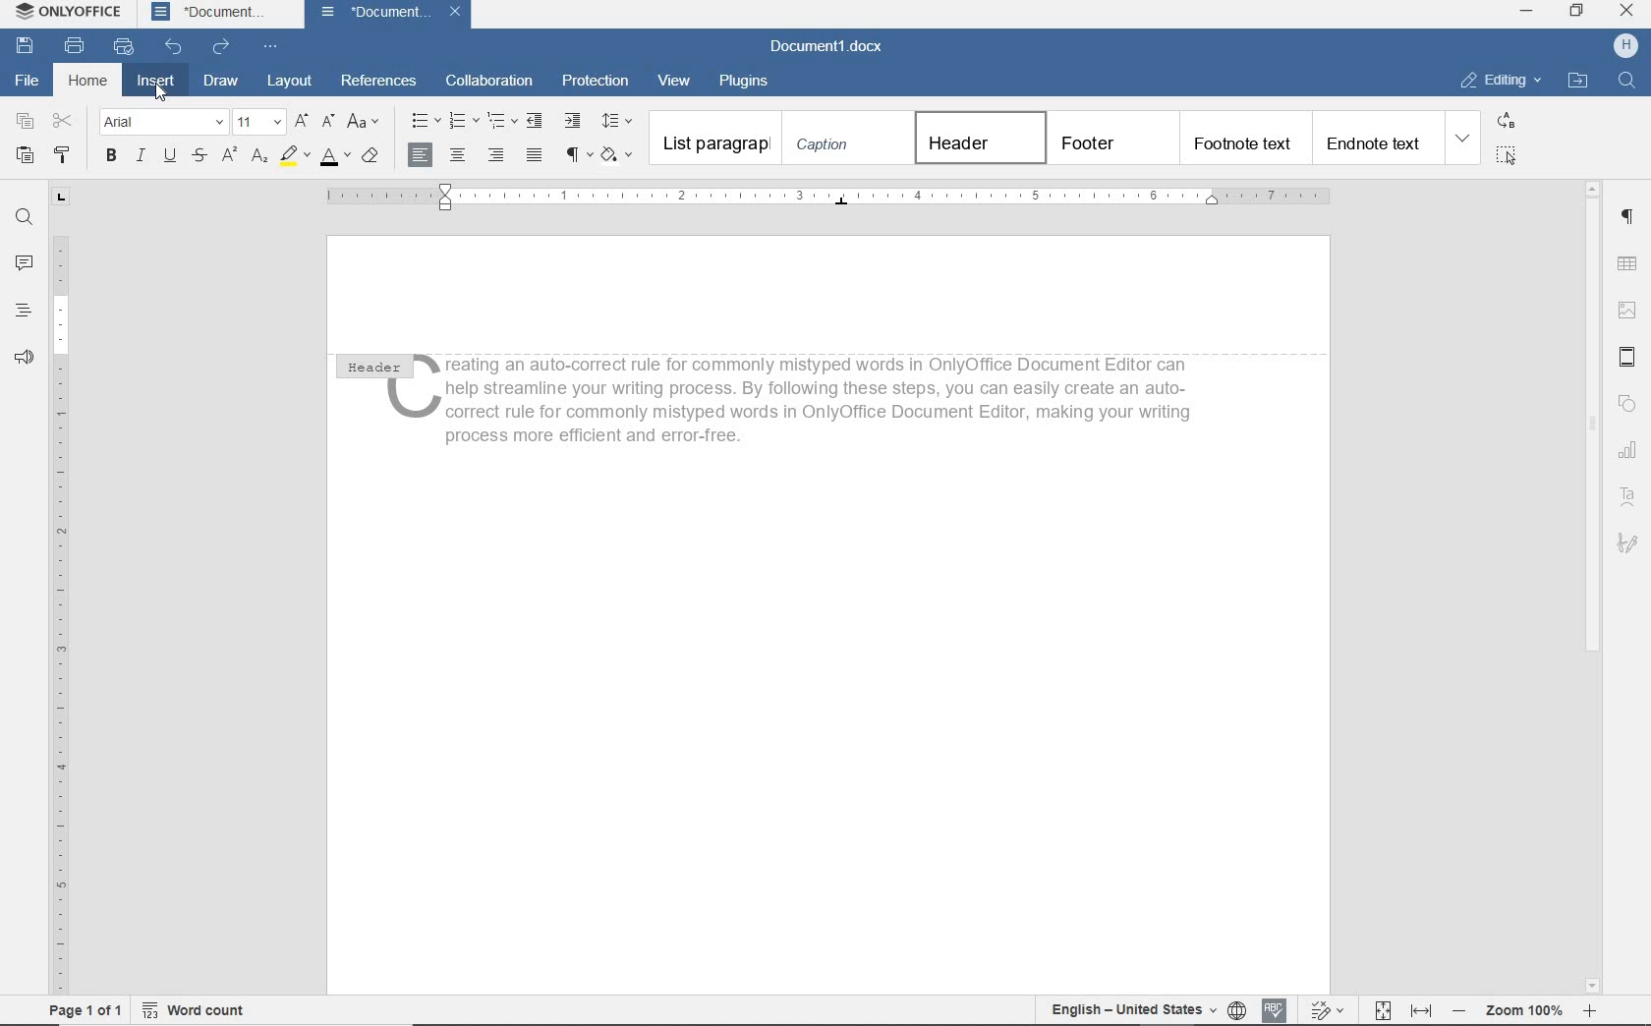 The width and height of the screenshot is (1651, 1026). What do you see at coordinates (1630, 451) in the screenshot?
I see `Chart` at bounding box center [1630, 451].